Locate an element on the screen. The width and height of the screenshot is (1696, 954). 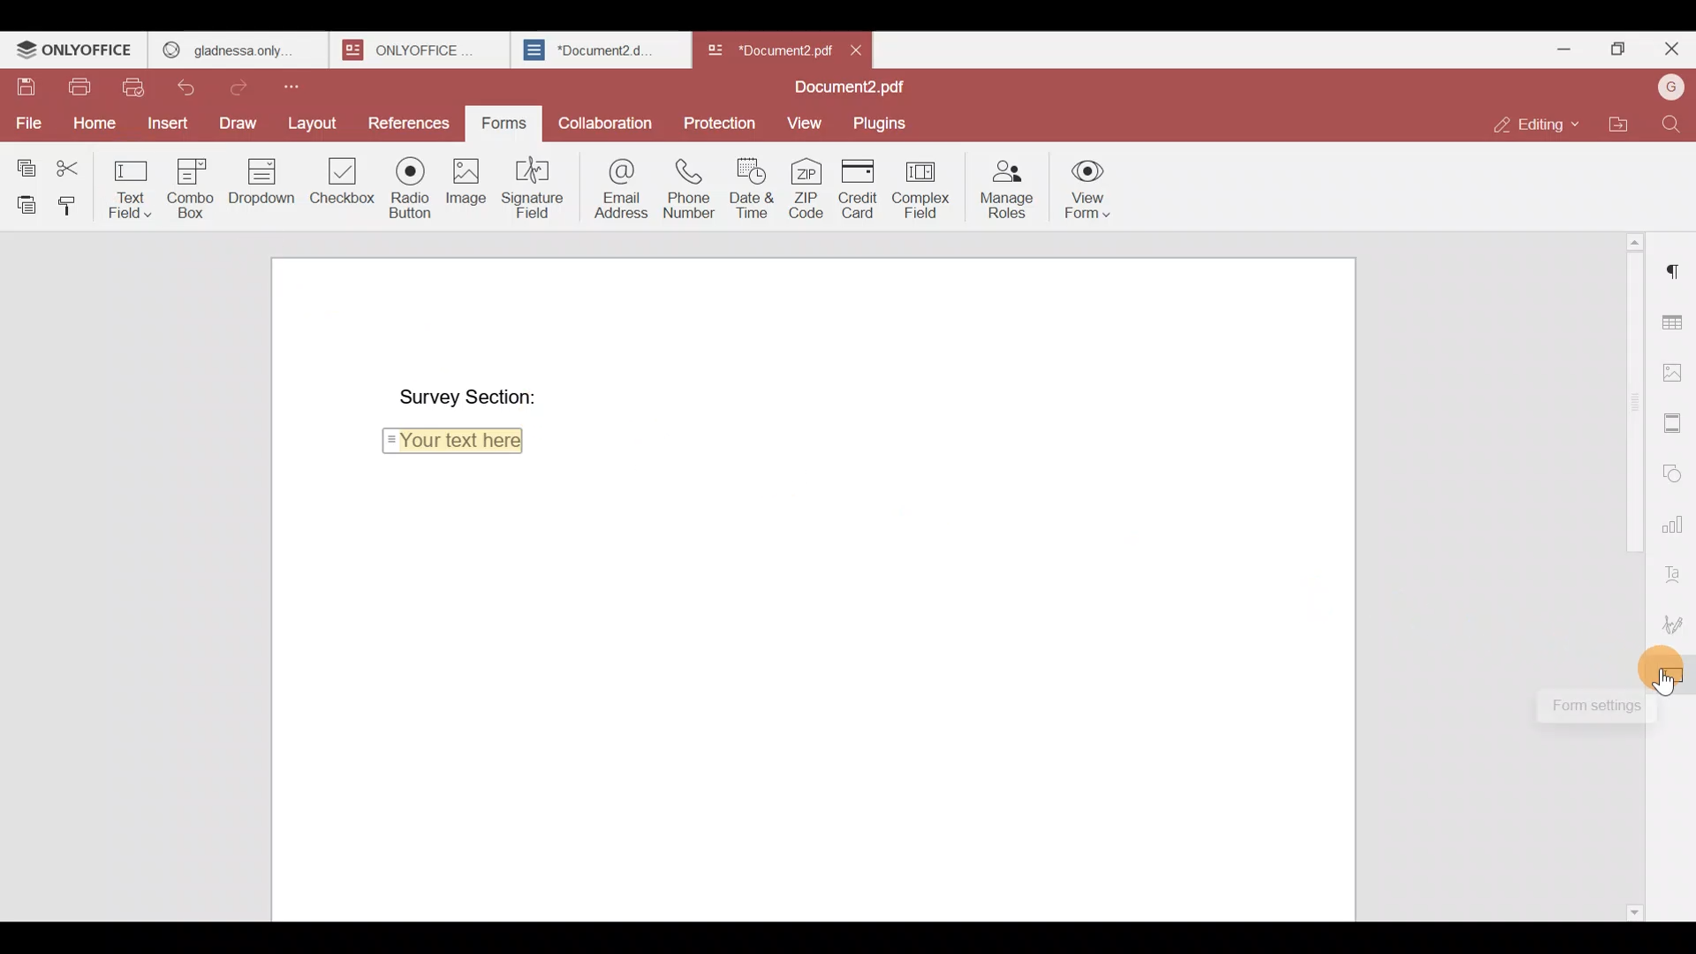
Customize quick access toolbar is located at coordinates (308, 85).